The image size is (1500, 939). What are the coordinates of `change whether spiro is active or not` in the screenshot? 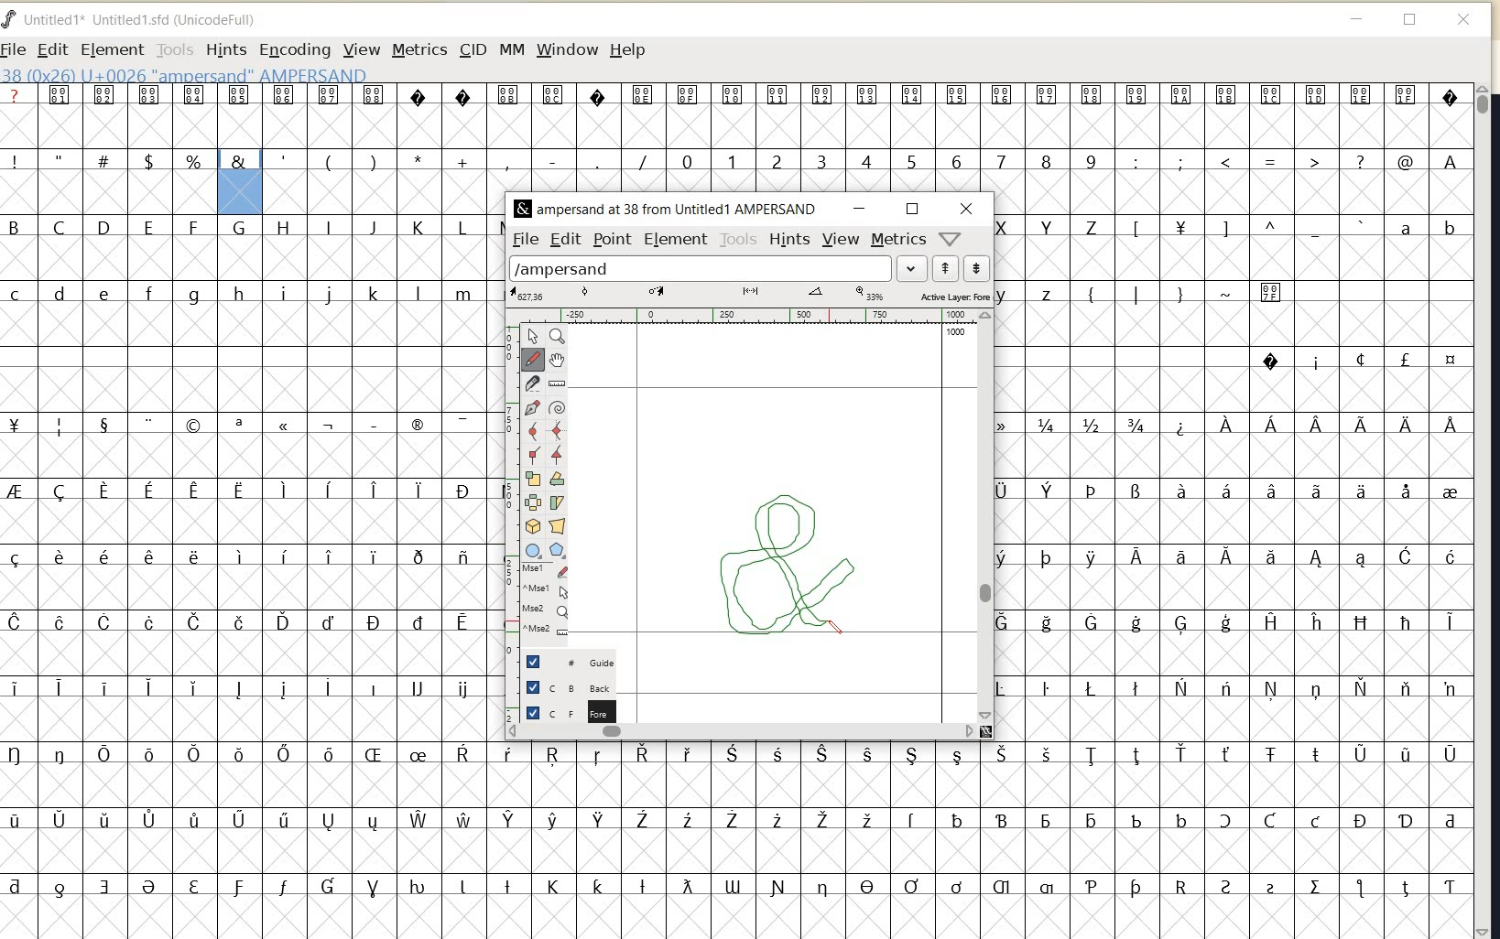 It's located at (557, 407).